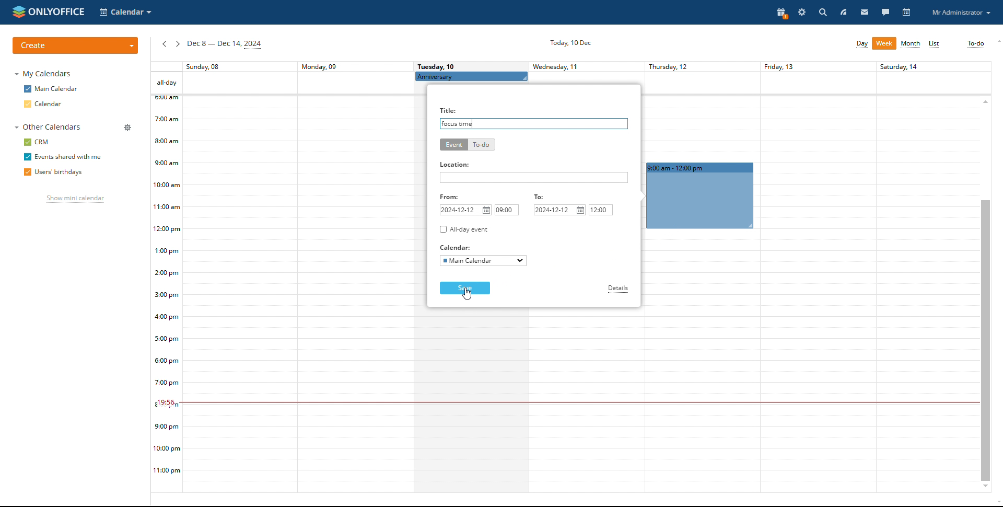 The image size is (1003, 507). Describe the element at coordinates (907, 13) in the screenshot. I see `calendar` at that location.